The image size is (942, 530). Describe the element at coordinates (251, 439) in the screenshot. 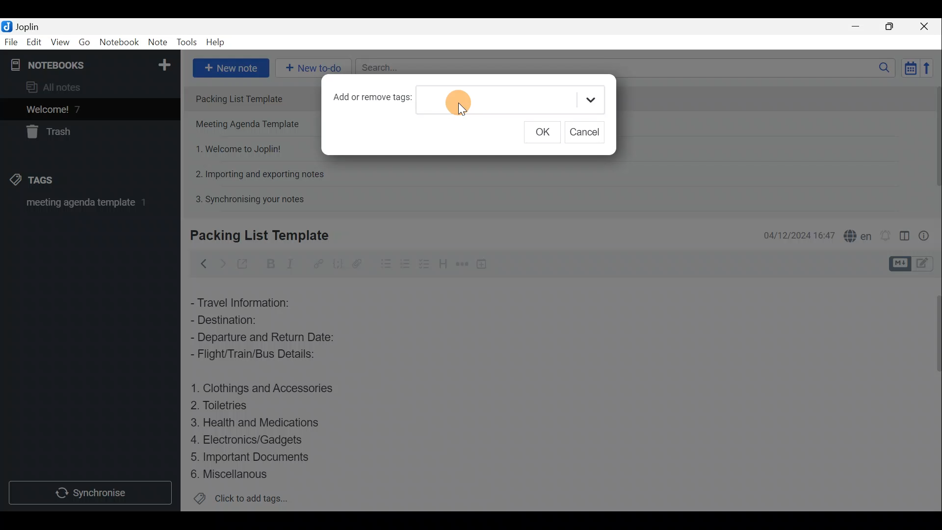

I see `Electronics/Gadgets` at that location.